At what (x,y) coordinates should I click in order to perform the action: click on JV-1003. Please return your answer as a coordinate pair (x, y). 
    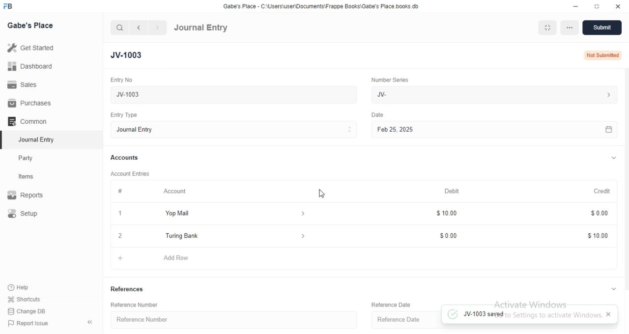
    Looking at the image, I should click on (131, 55).